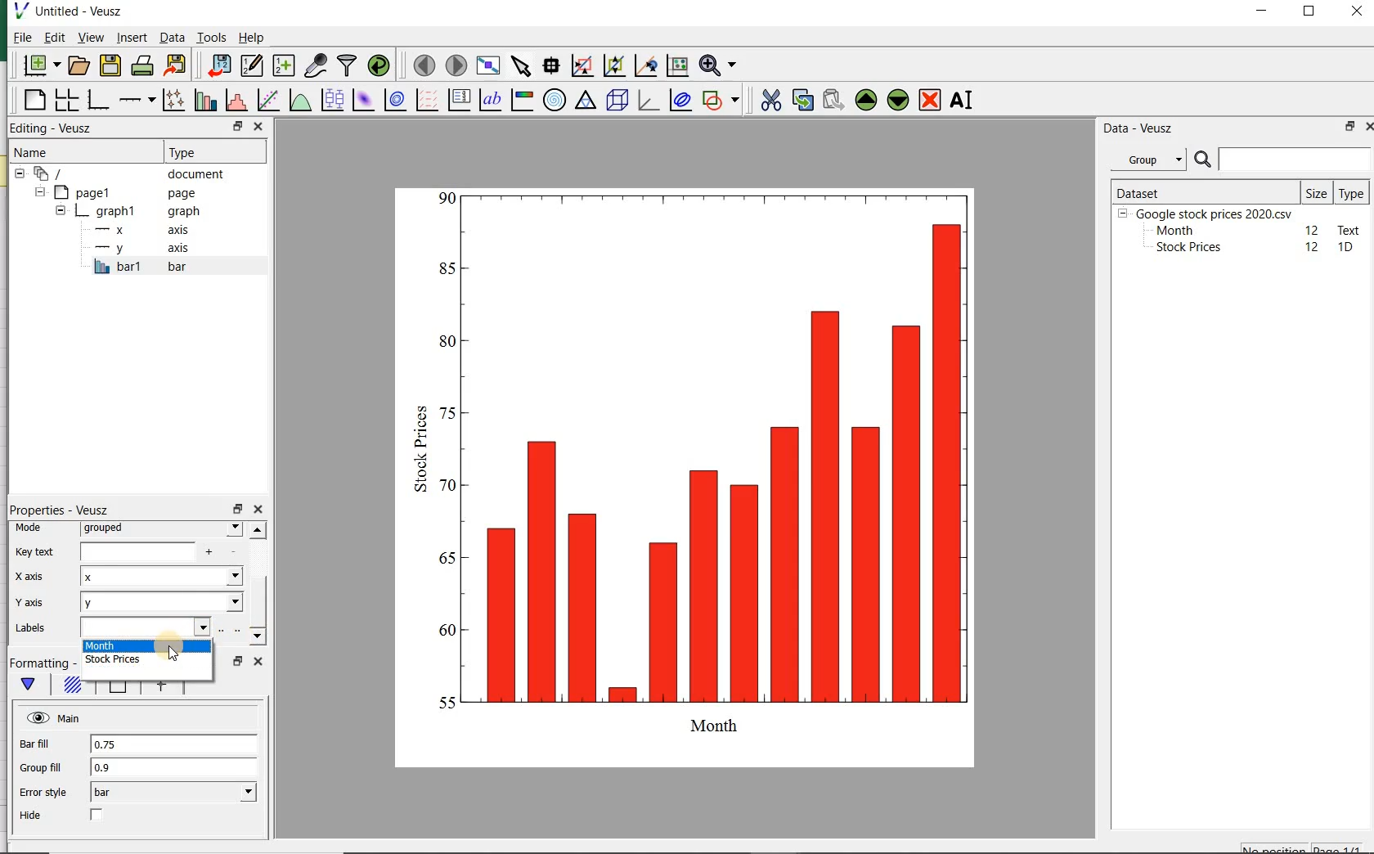 The image size is (1374, 854). Describe the element at coordinates (898, 100) in the screenshot. I see `move the selected widget down` at that location.